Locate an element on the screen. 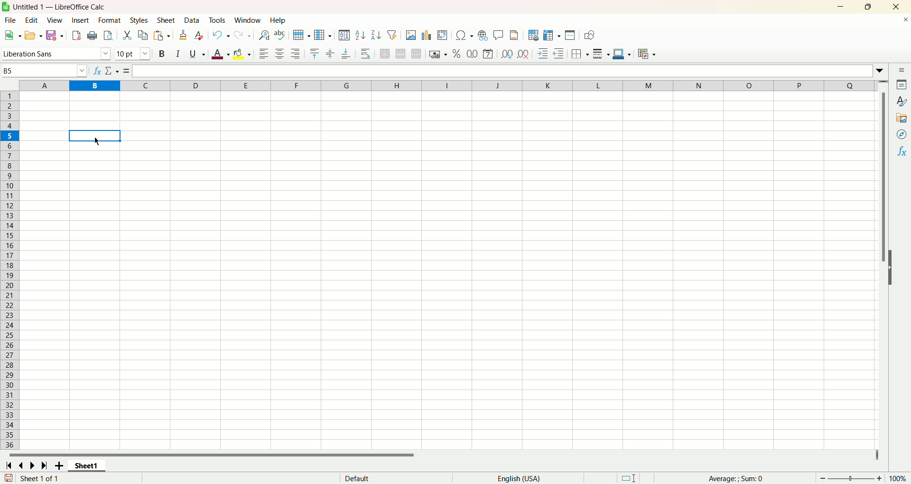 The width and height of the screenshot is (911, 484). sheet number is located at coordinates (30, 478).